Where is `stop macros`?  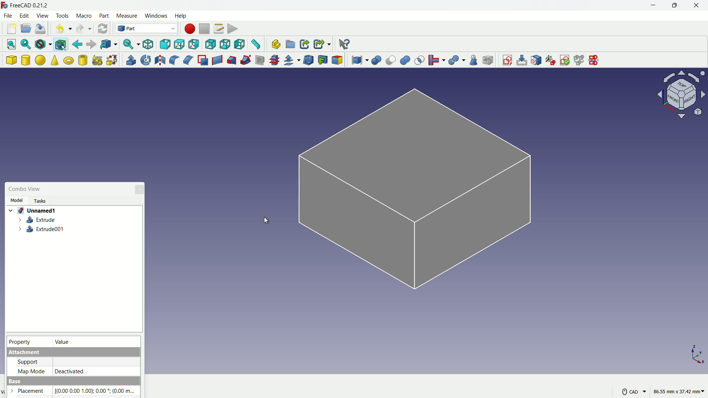
stop macros is located at coordinates (204, 29).